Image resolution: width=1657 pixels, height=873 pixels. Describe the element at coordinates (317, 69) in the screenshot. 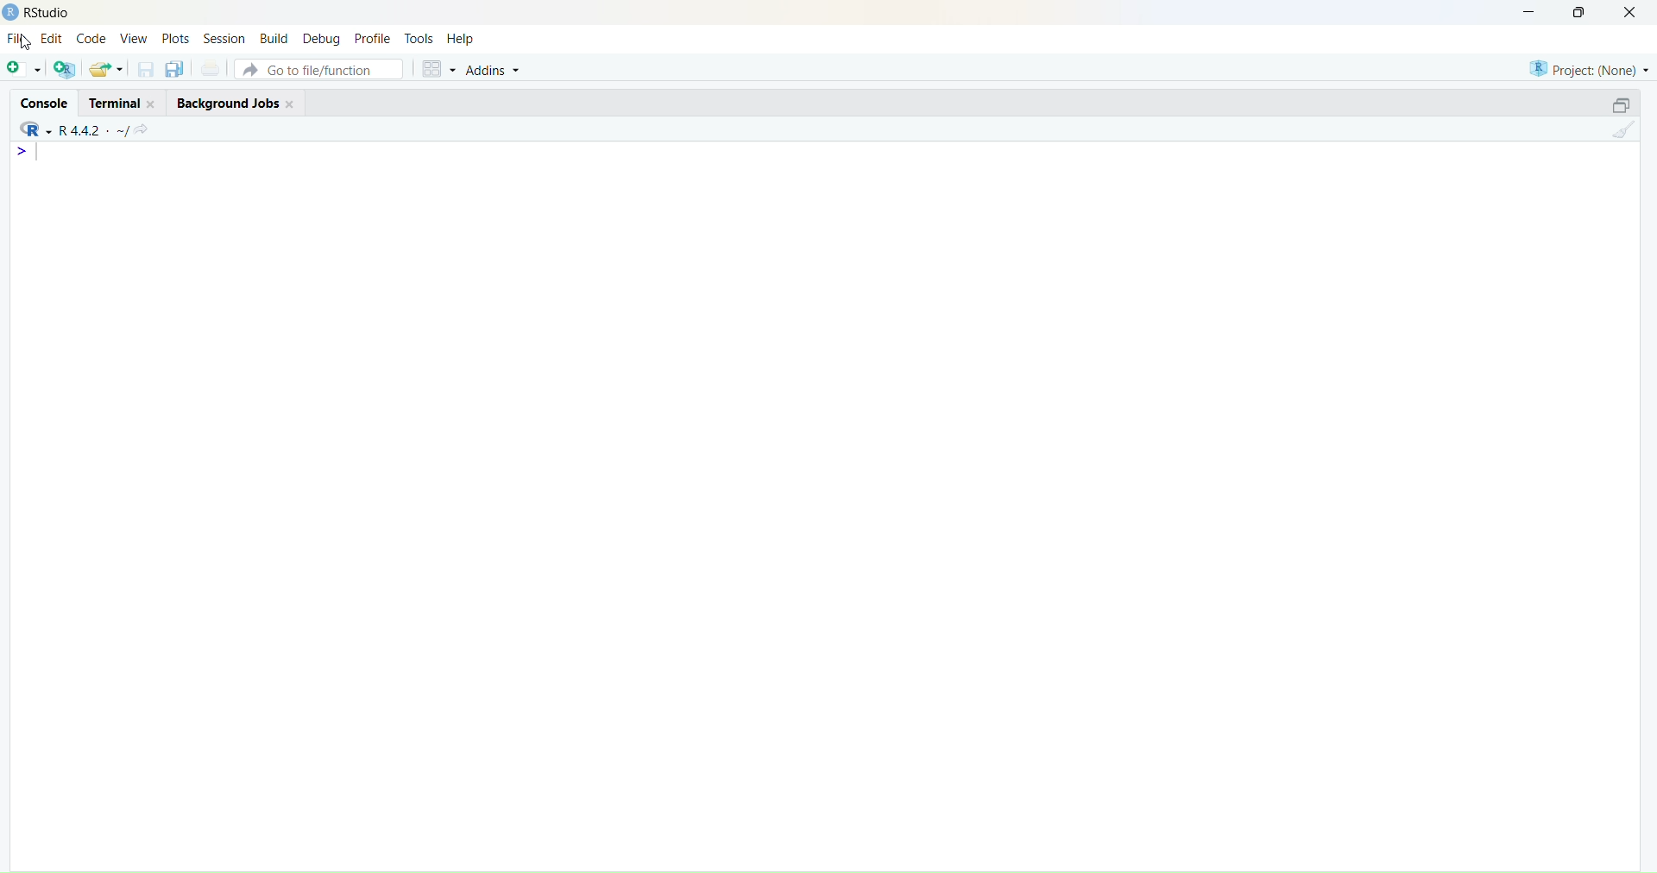

I see `Go to file/function` at that location.